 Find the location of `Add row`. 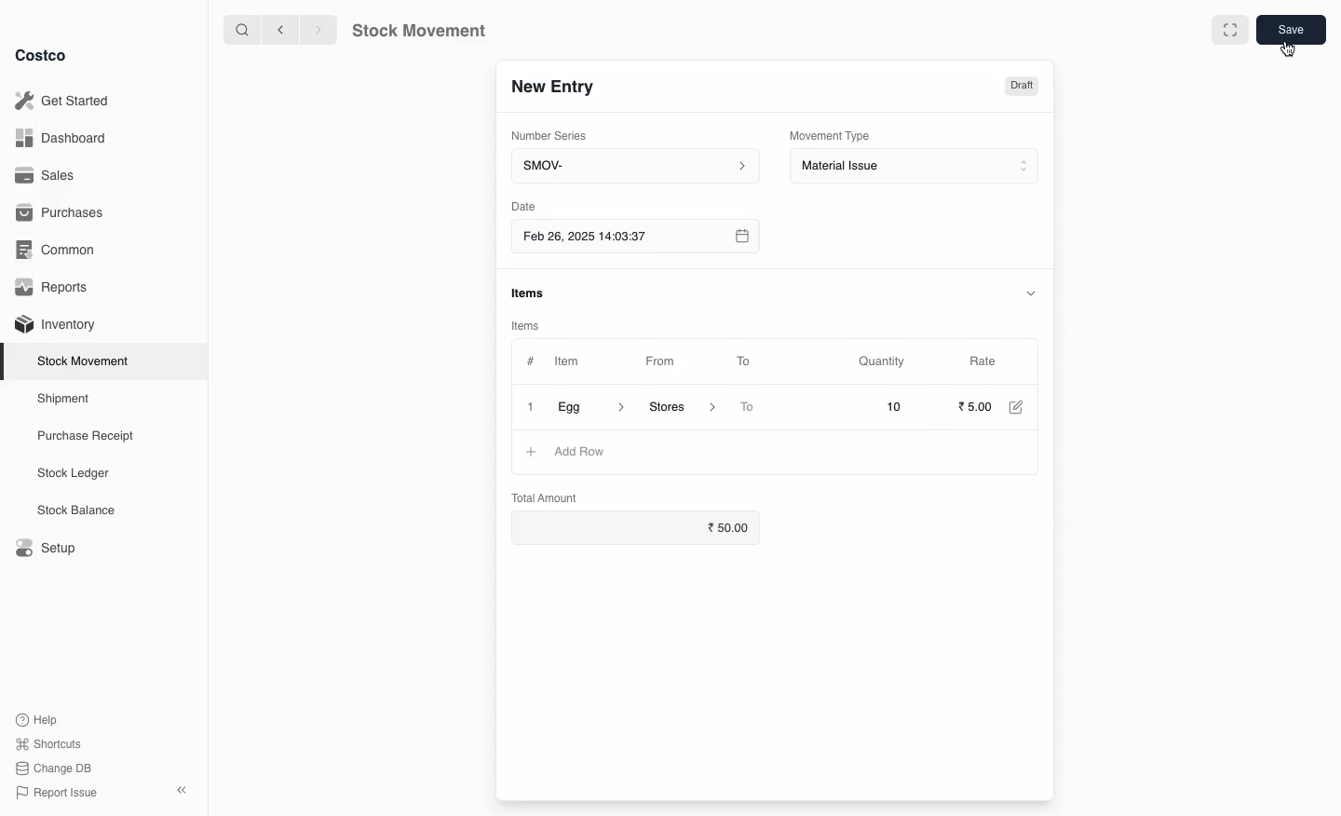

Add row is located at coordinates (578, 452).